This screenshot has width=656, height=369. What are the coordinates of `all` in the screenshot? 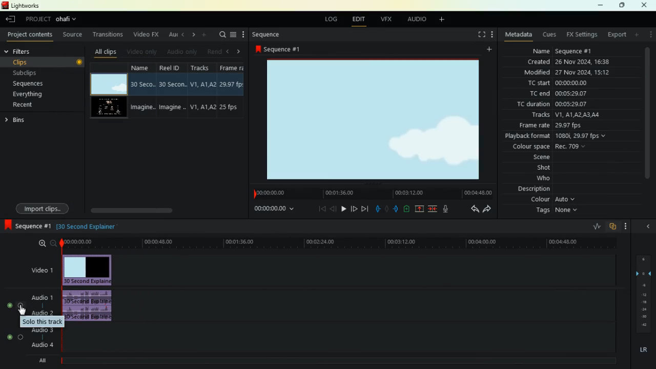 It's located at (40, 361).